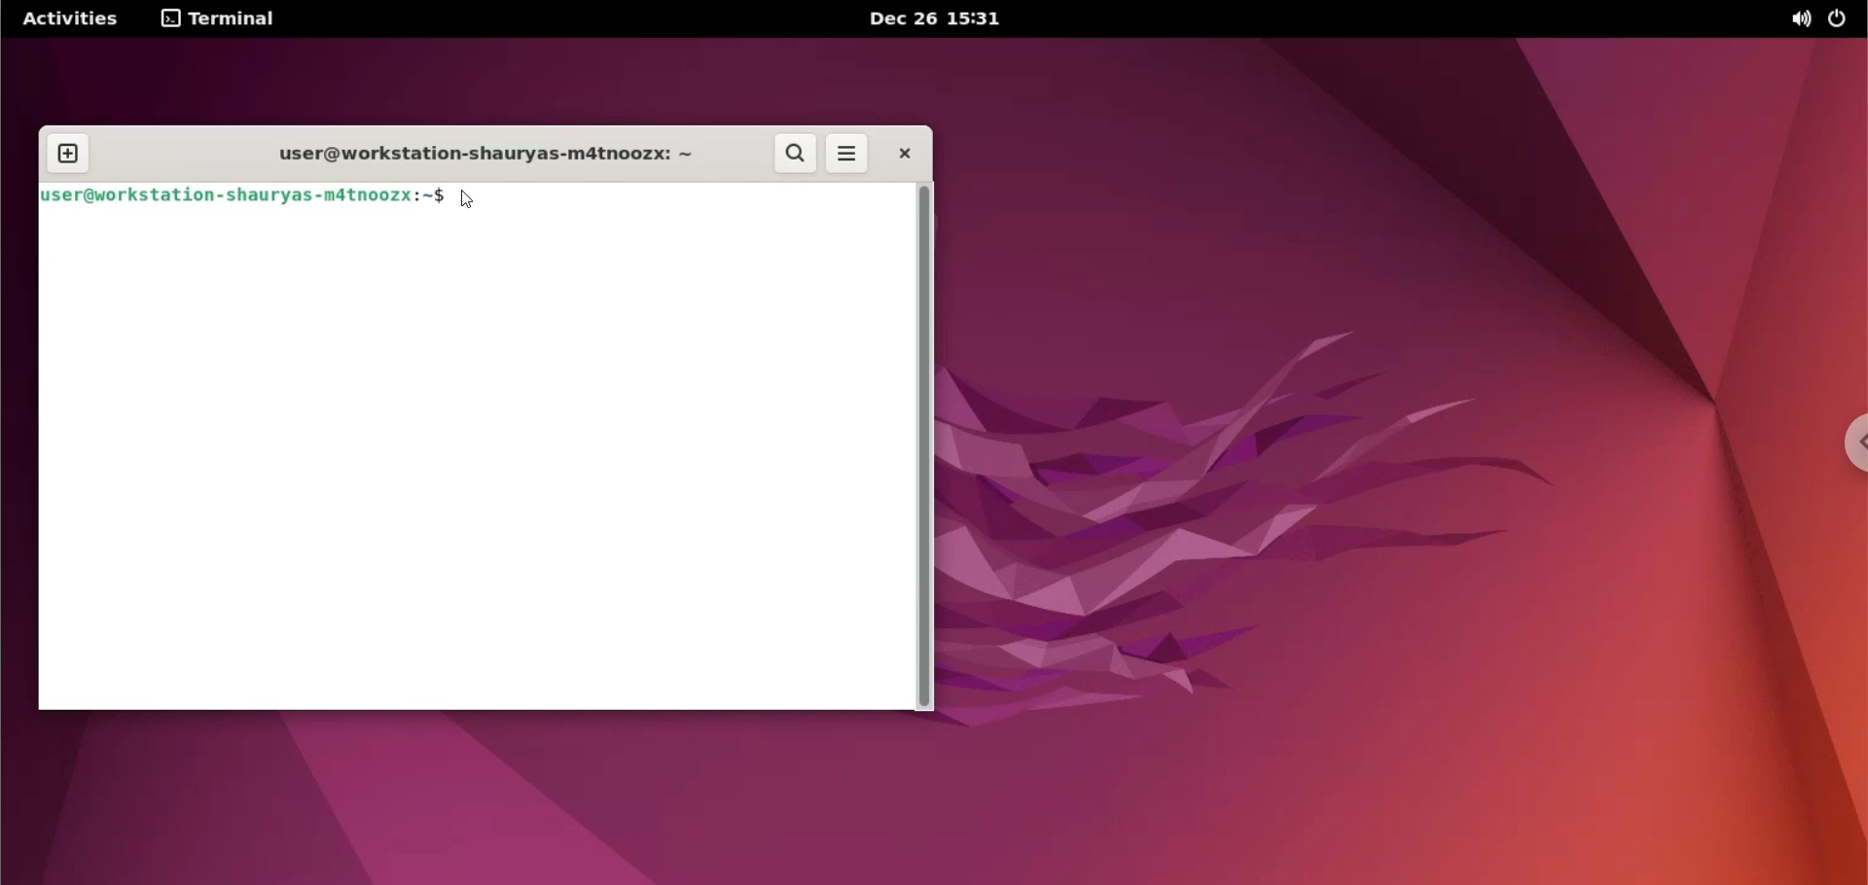  I want to click on chrome options, so click(1850, 441).